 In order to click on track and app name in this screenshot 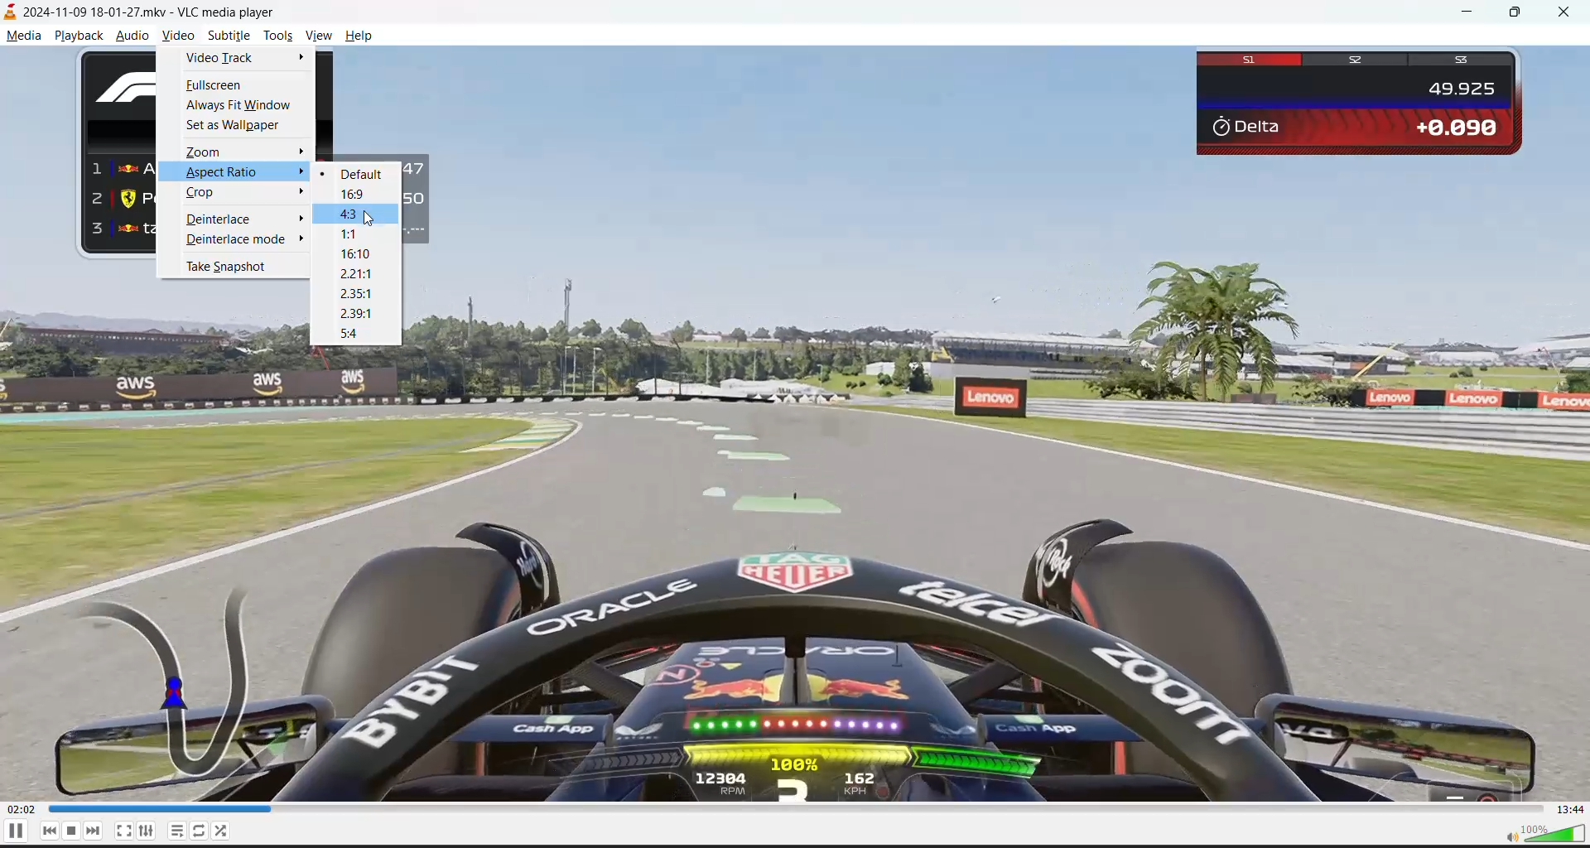, I will do `click(146, 12)`.